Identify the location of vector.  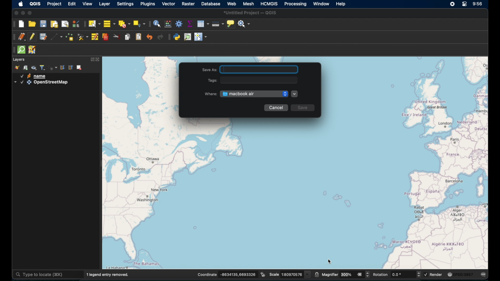
(168, 4).